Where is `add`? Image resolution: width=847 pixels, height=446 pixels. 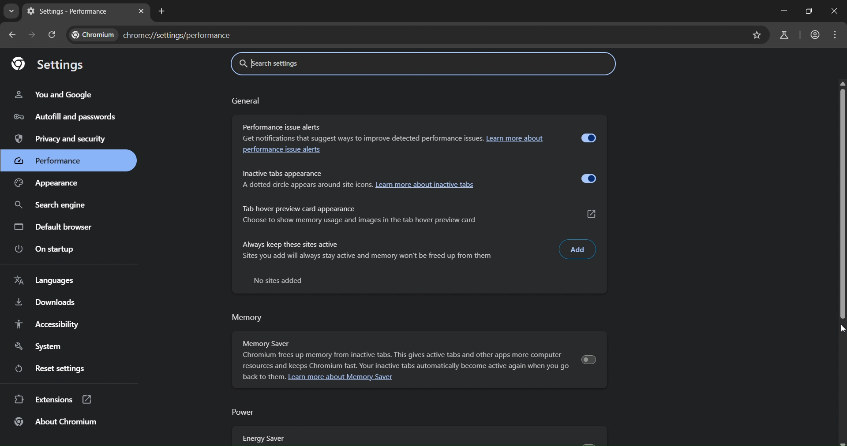
add is located at coordinates (577, 249).